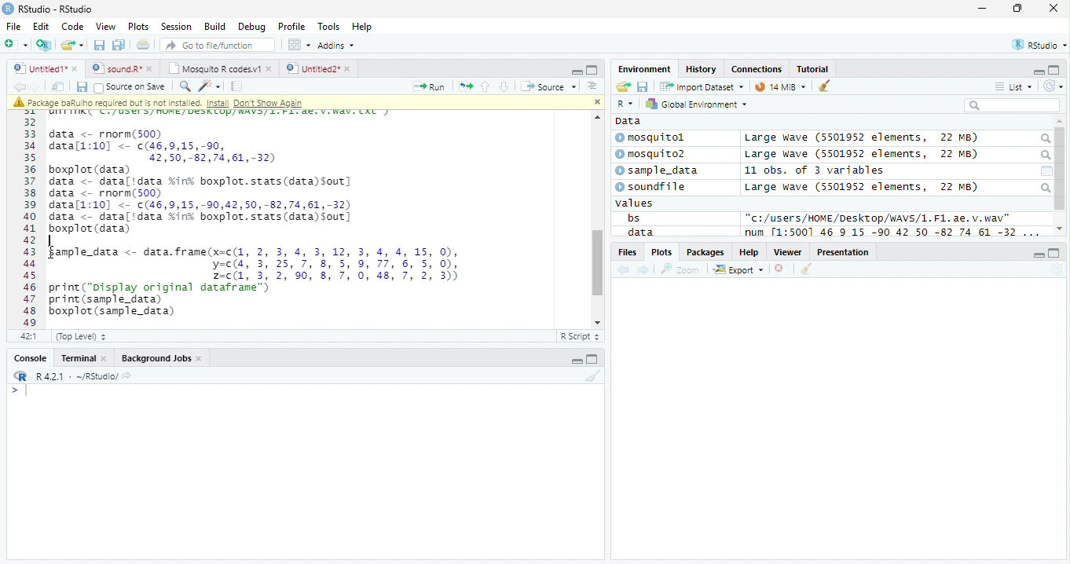 The image size is (1070, 564). Describe the element at coordinates (16, 45) in the screenshot. I see `new file` at that location.